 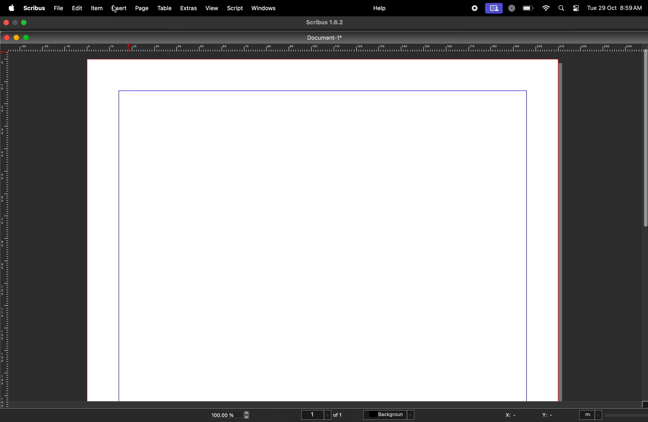 I want to click on battery, so click(x=528, y=9).